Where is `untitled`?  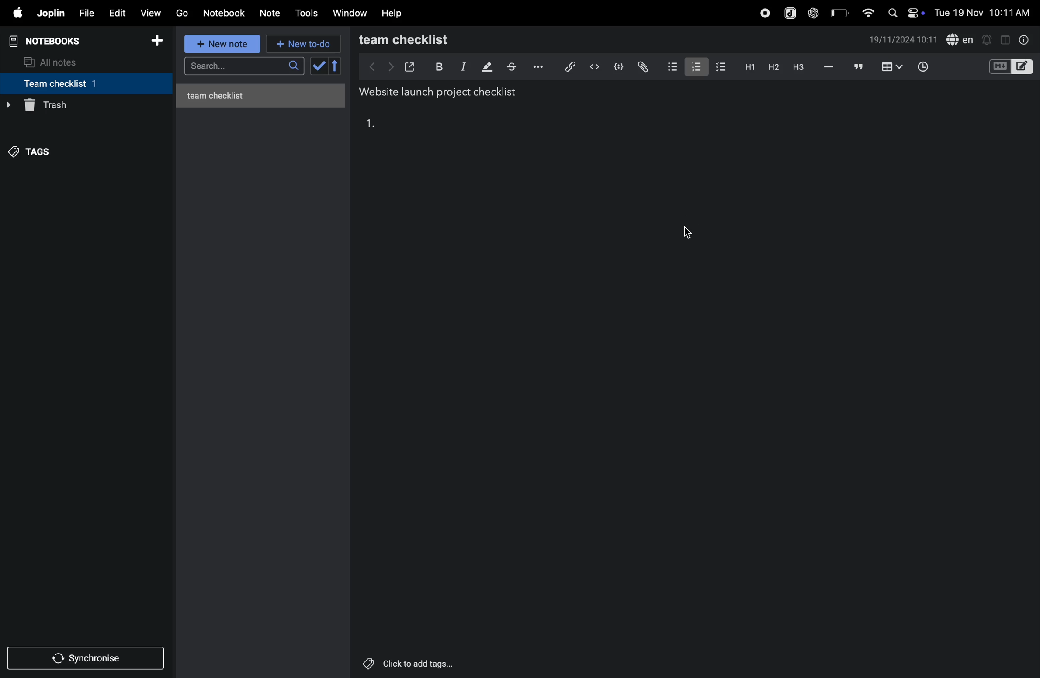 untitled is located at coordinates (263, 93).